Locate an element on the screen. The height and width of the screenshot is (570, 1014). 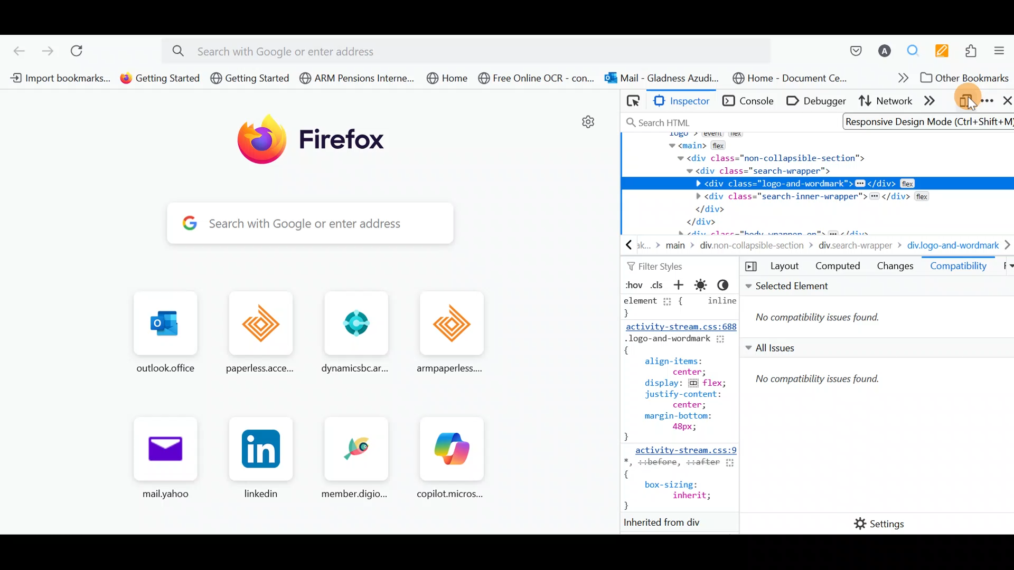
Compatibility is located at coordinates (959, 268).